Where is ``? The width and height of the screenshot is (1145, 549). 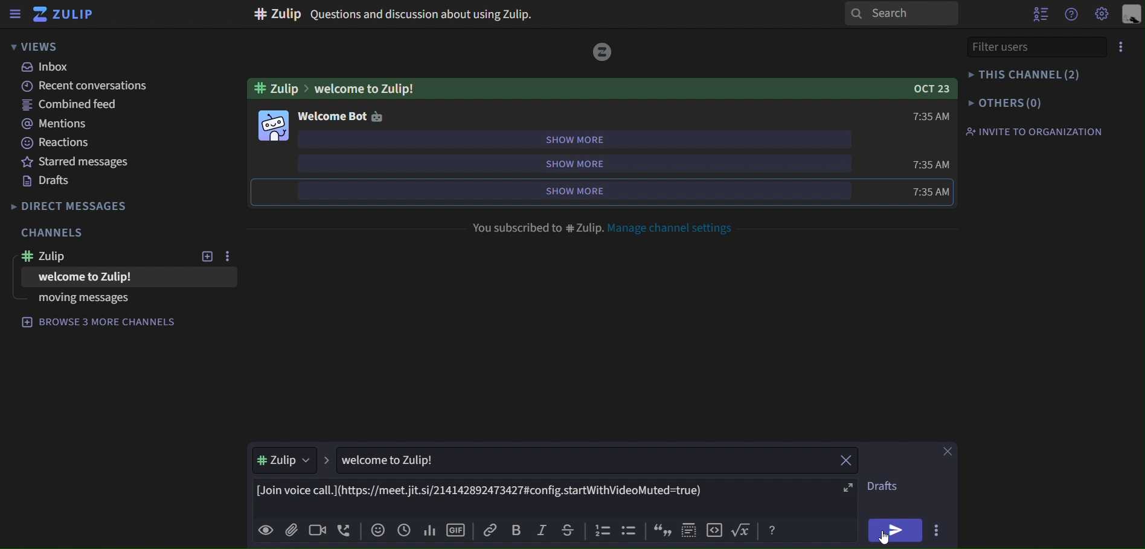  is located at coordinates (742, 530).